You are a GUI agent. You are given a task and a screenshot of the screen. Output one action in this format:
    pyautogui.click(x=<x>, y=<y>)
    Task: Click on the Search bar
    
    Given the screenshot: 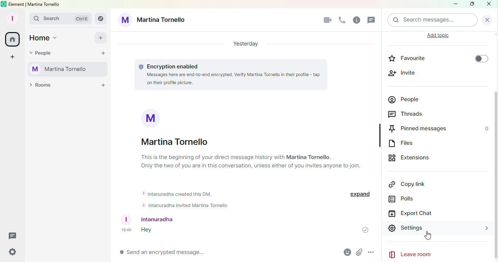 What is the action you would take?
    pyautogui.click(x=430, y=20)
    